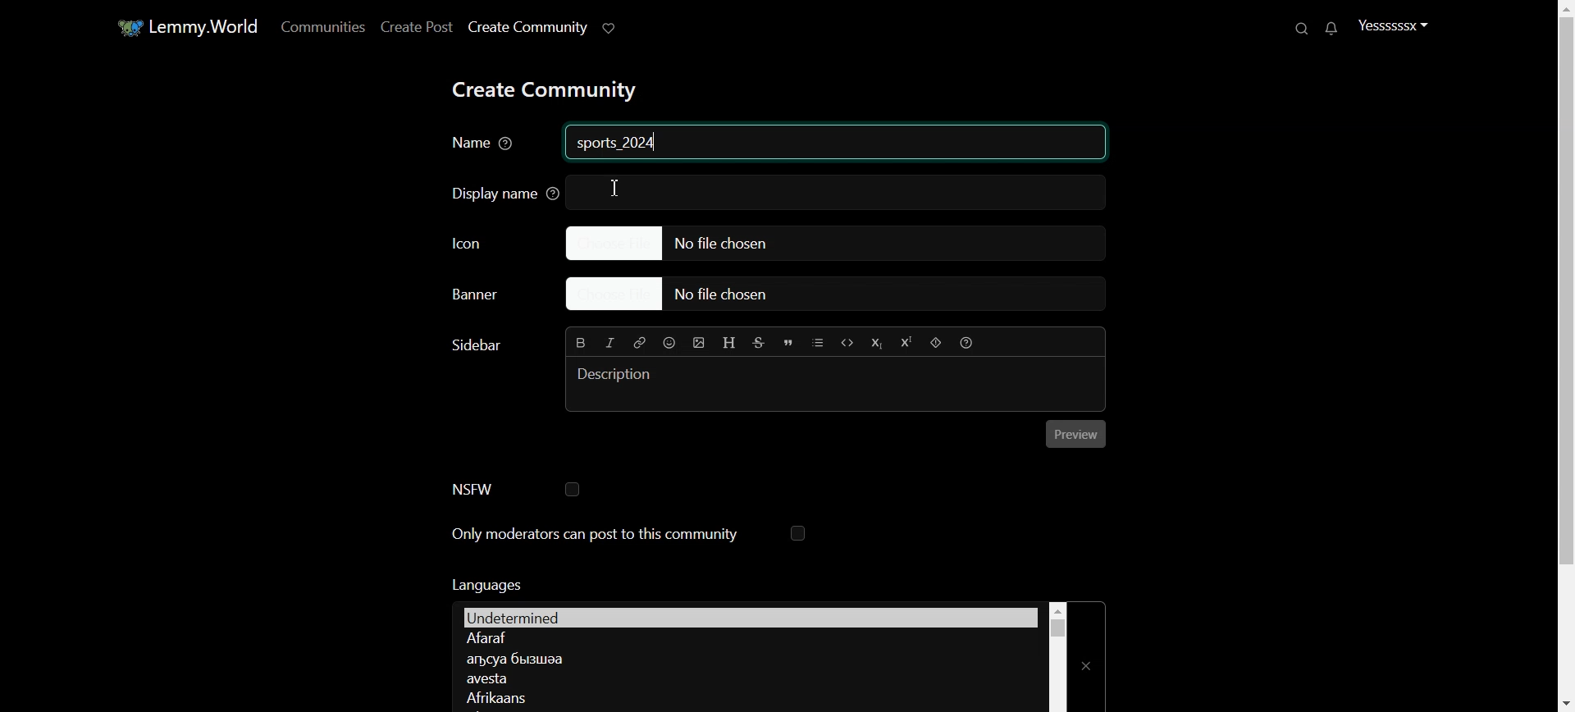  I want to click on Name, so click(485, 144).